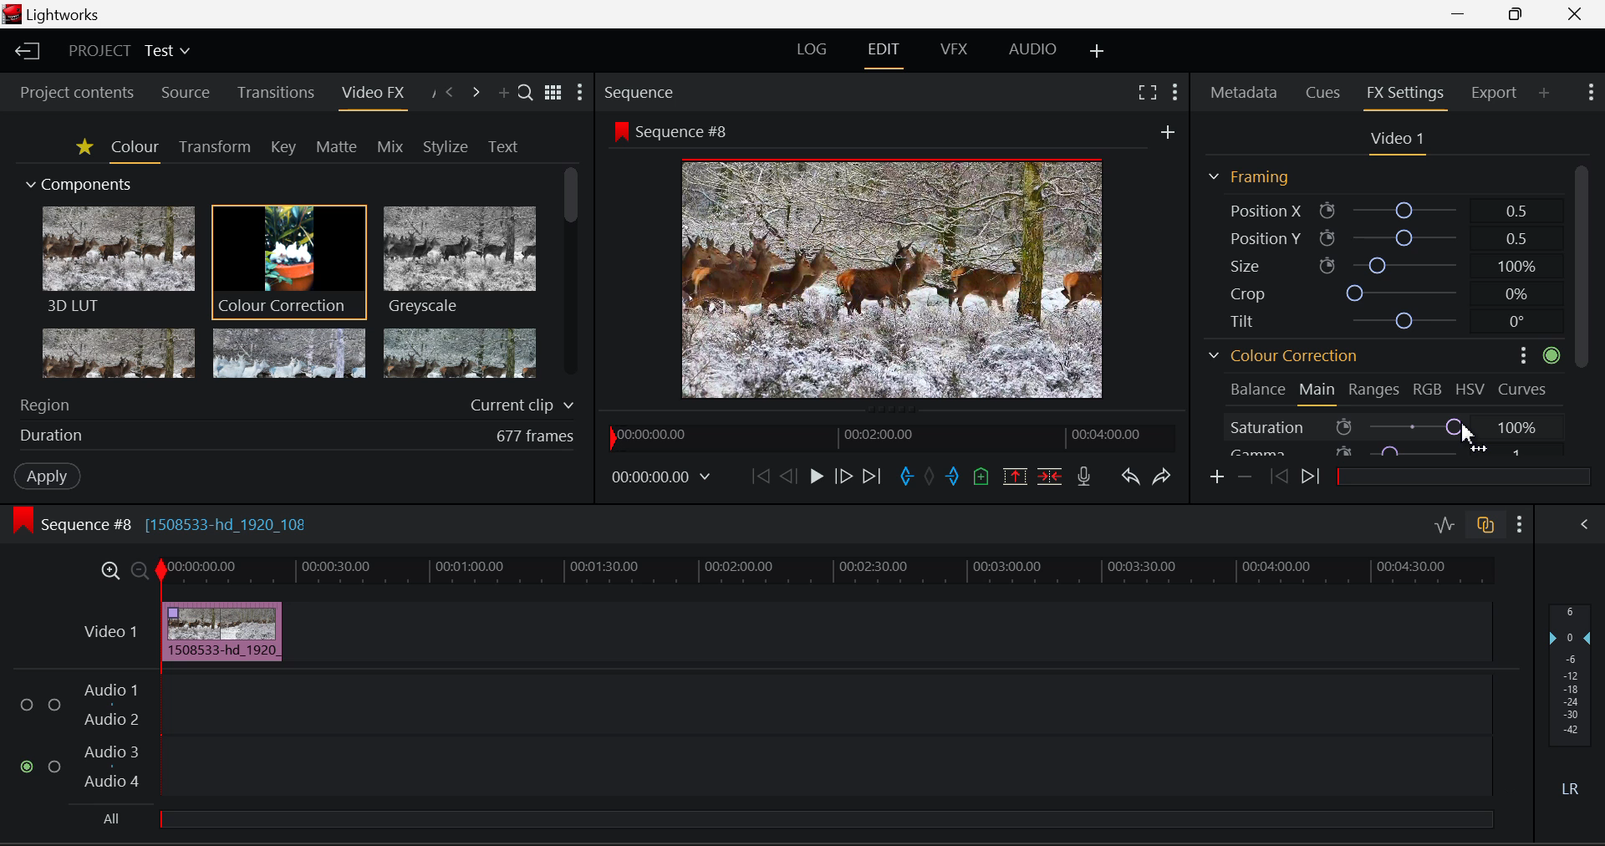 The height and width of the screenshot is (846, 1605). I want to click on Add Panel, so click(502, 92).